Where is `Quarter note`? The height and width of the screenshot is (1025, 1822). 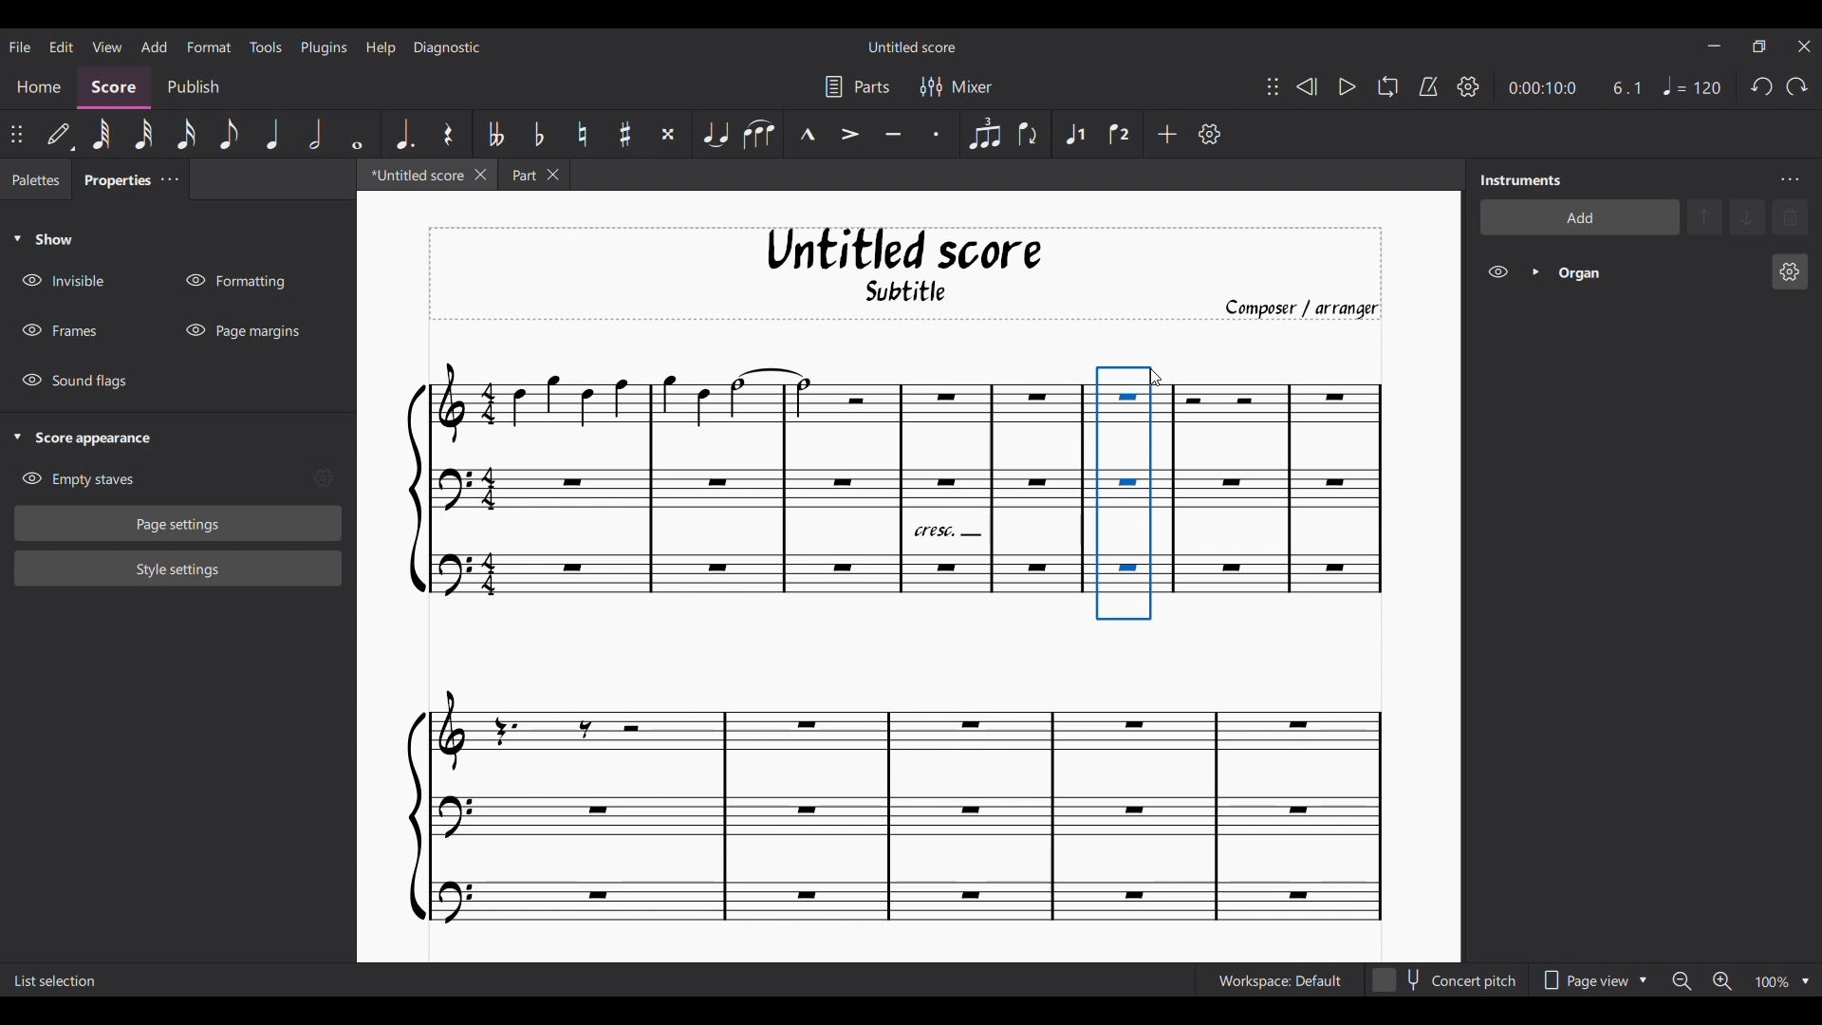
Quarter note is located at coordinates (272, 134).